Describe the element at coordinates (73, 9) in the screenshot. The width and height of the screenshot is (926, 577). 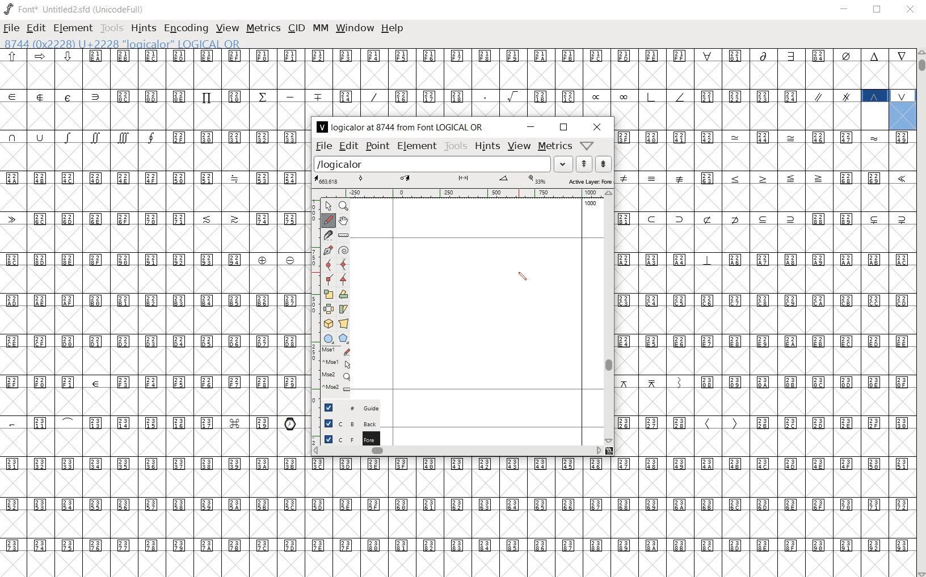
I see `font* Untitled2.sfd (UnicodeFull)` at that location.